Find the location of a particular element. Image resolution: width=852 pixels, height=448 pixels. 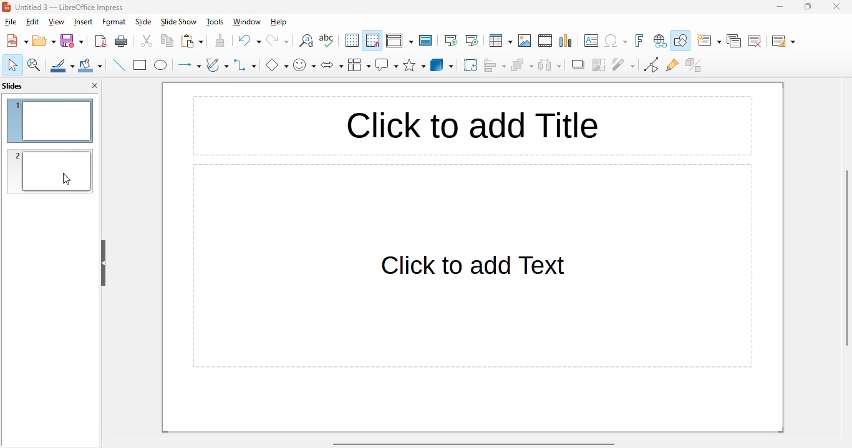

Untitle 3 -LibreOffice Impress is located at coordinates (69, 7).